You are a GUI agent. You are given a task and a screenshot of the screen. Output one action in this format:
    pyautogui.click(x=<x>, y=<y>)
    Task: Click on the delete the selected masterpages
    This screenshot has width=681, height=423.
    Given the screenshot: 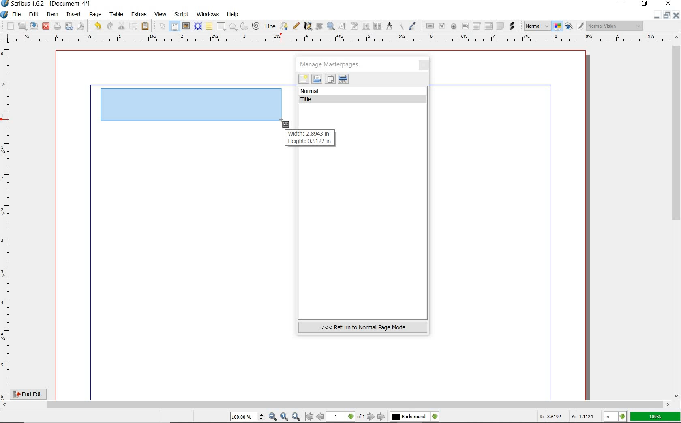 What is the action you would take?
    pyautogui.click(x=343, y=79)
    